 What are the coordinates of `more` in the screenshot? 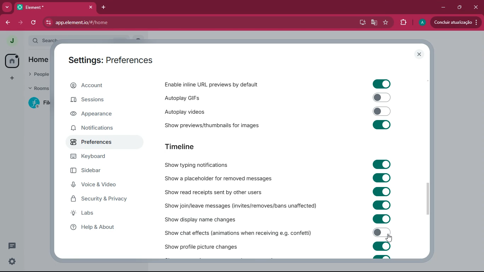 It's located at (11, 77).